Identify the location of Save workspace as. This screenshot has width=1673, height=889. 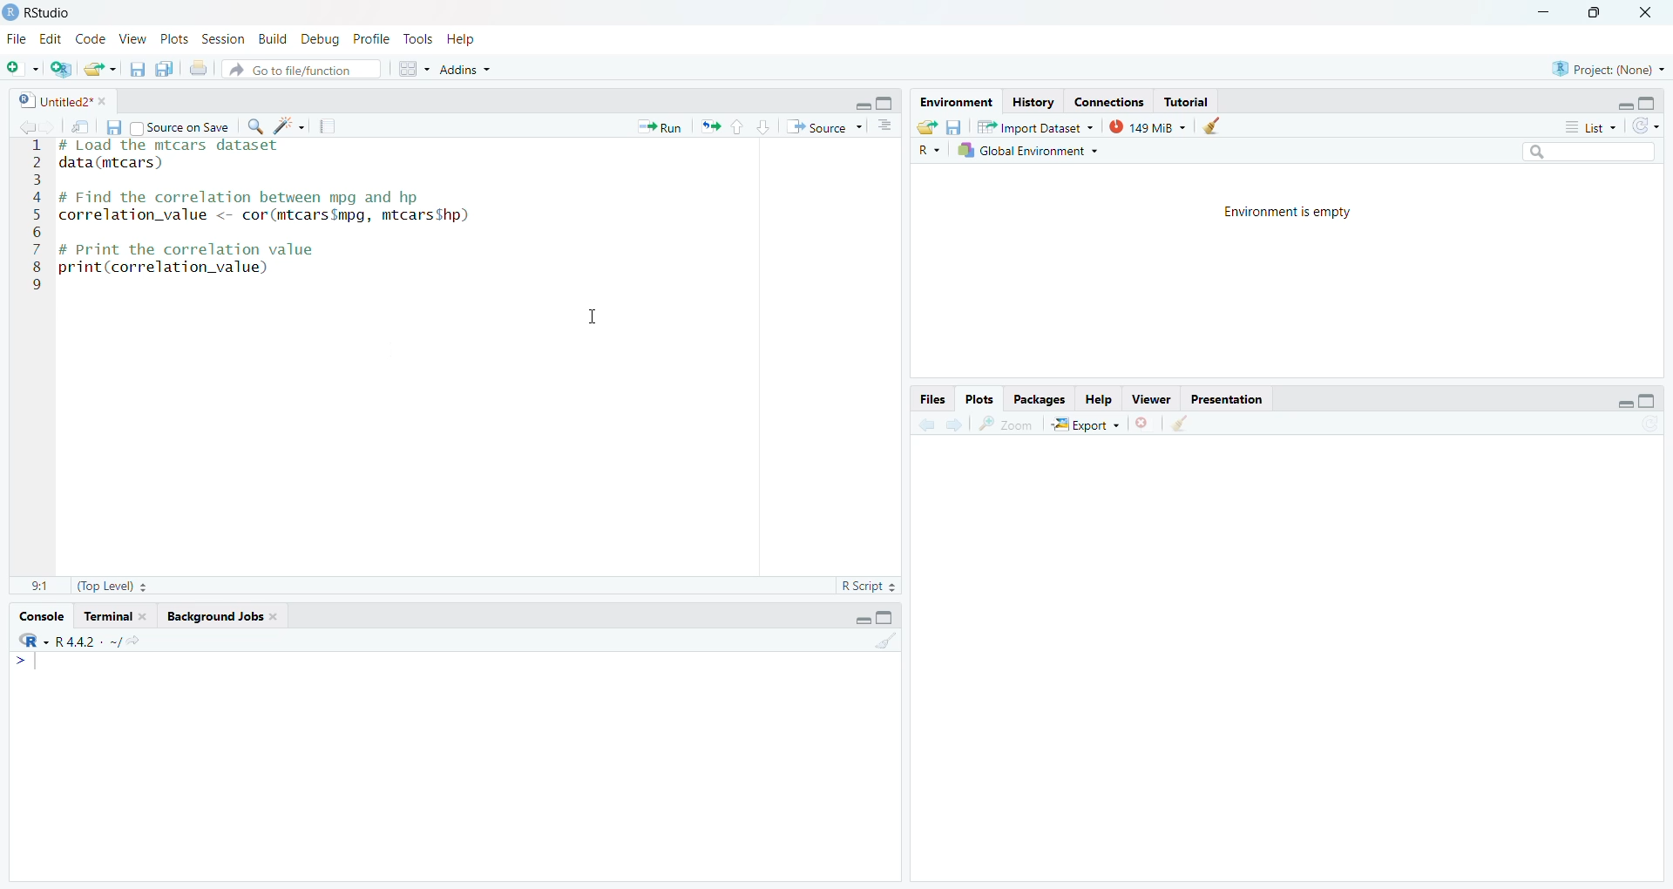
(954, 126).